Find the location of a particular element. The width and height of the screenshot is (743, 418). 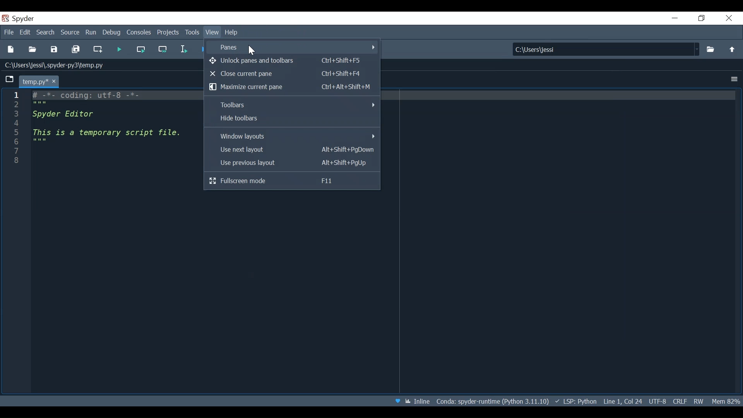

Spyder Desktop Icon is located at coordinates (6, 19).